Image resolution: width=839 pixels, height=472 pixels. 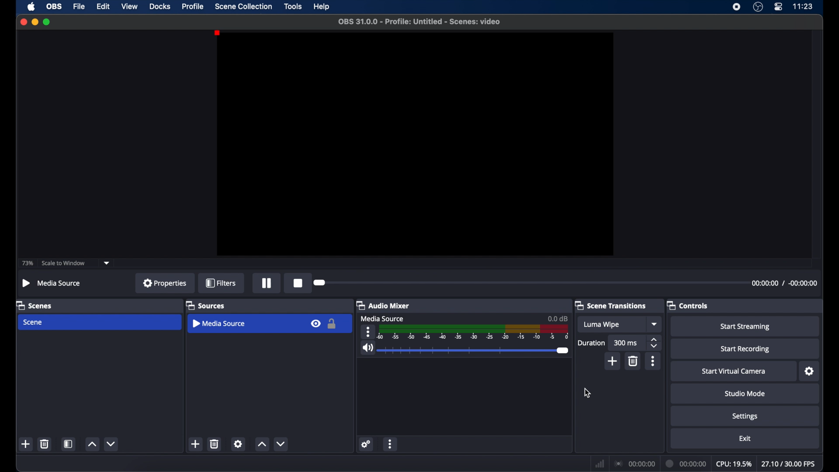 I want to click on 0.0, so click(x=558, y=318).